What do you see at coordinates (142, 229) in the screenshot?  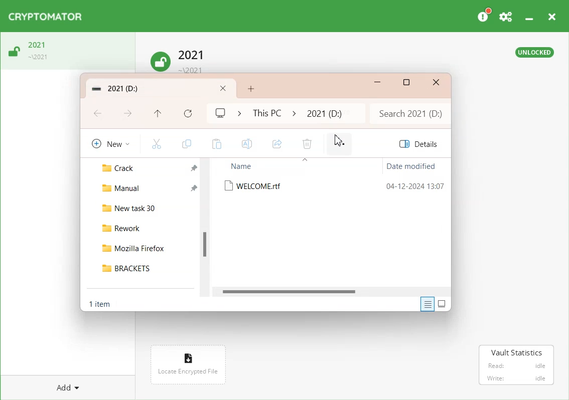 I see `Rework` at bounding box center [142, 229].